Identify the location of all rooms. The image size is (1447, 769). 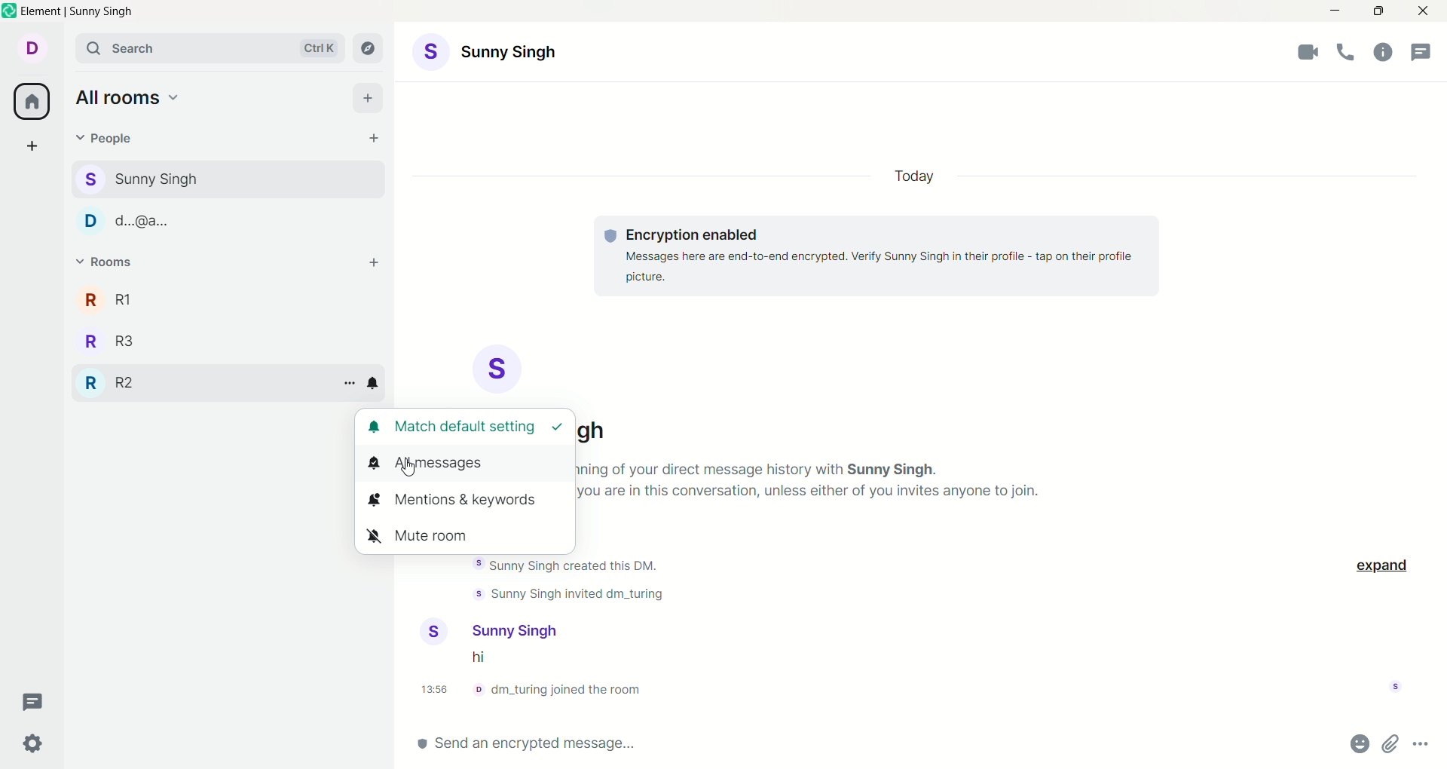
(129, 96).